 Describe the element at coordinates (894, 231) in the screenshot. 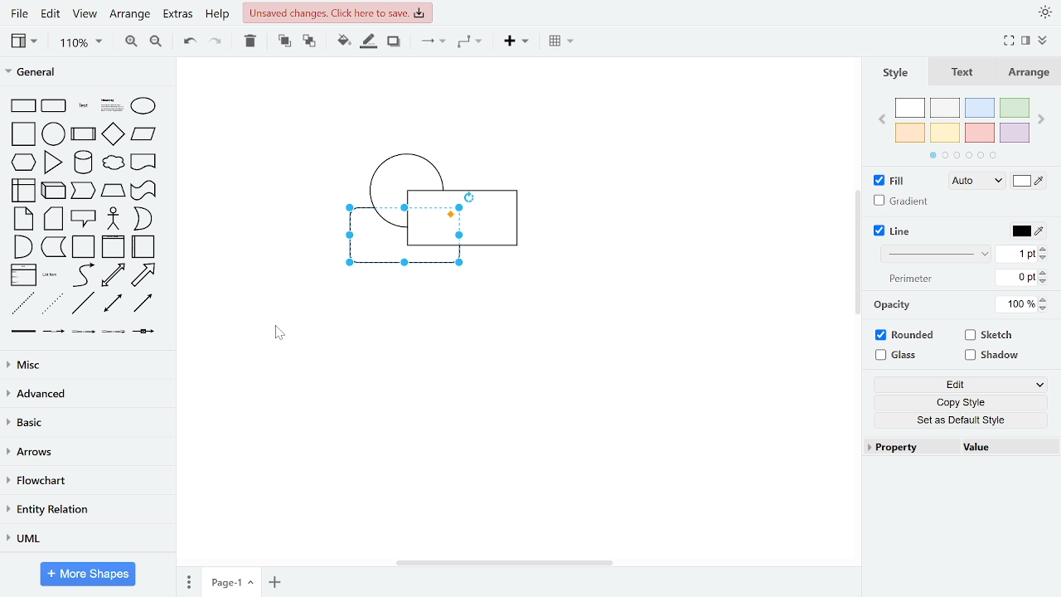

I see `line` at that location.